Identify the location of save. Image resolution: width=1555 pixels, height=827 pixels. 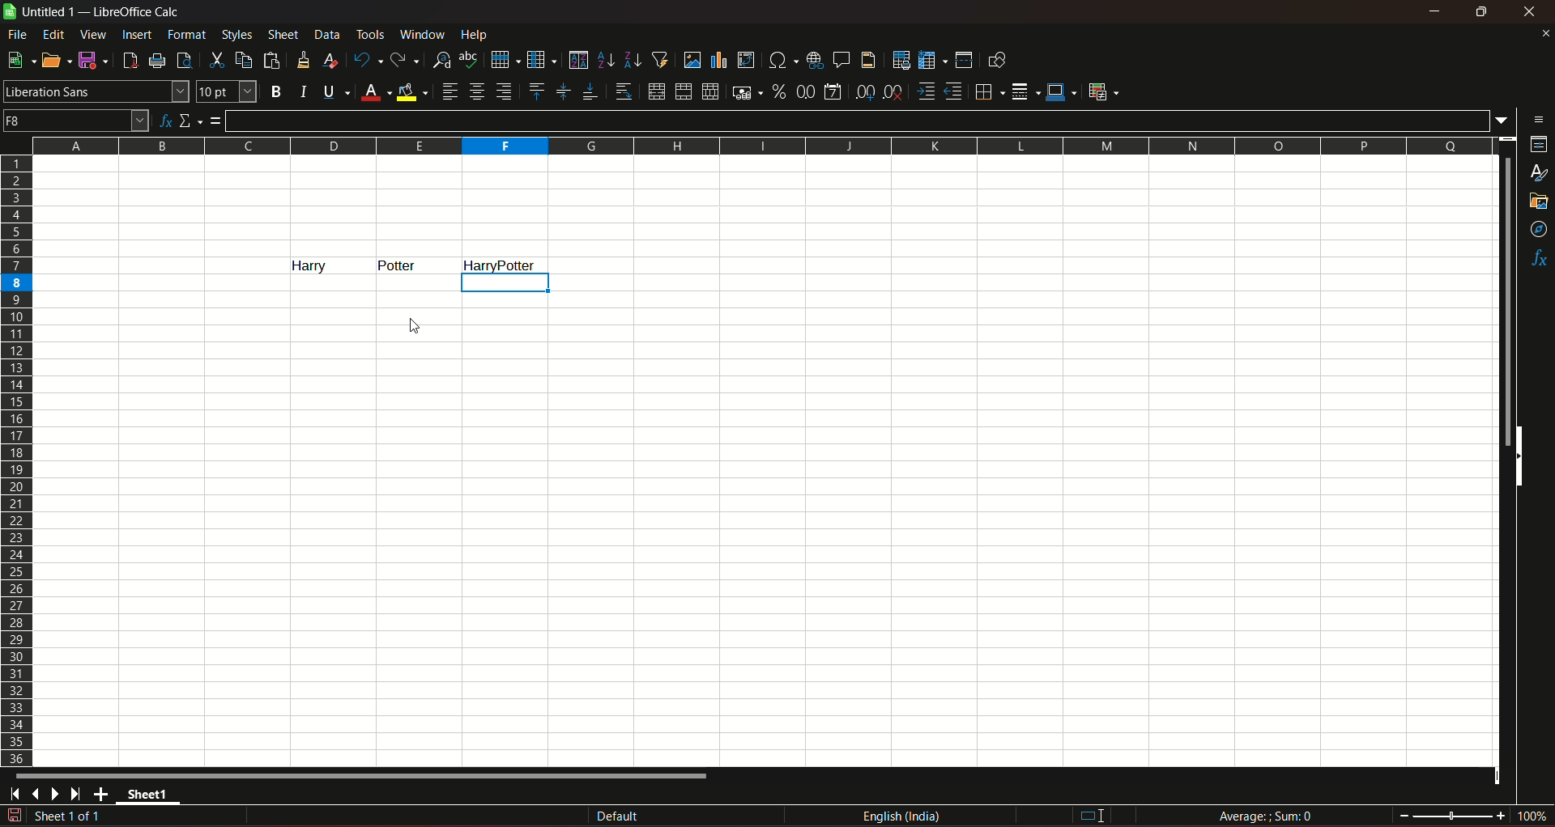
(90, 59).